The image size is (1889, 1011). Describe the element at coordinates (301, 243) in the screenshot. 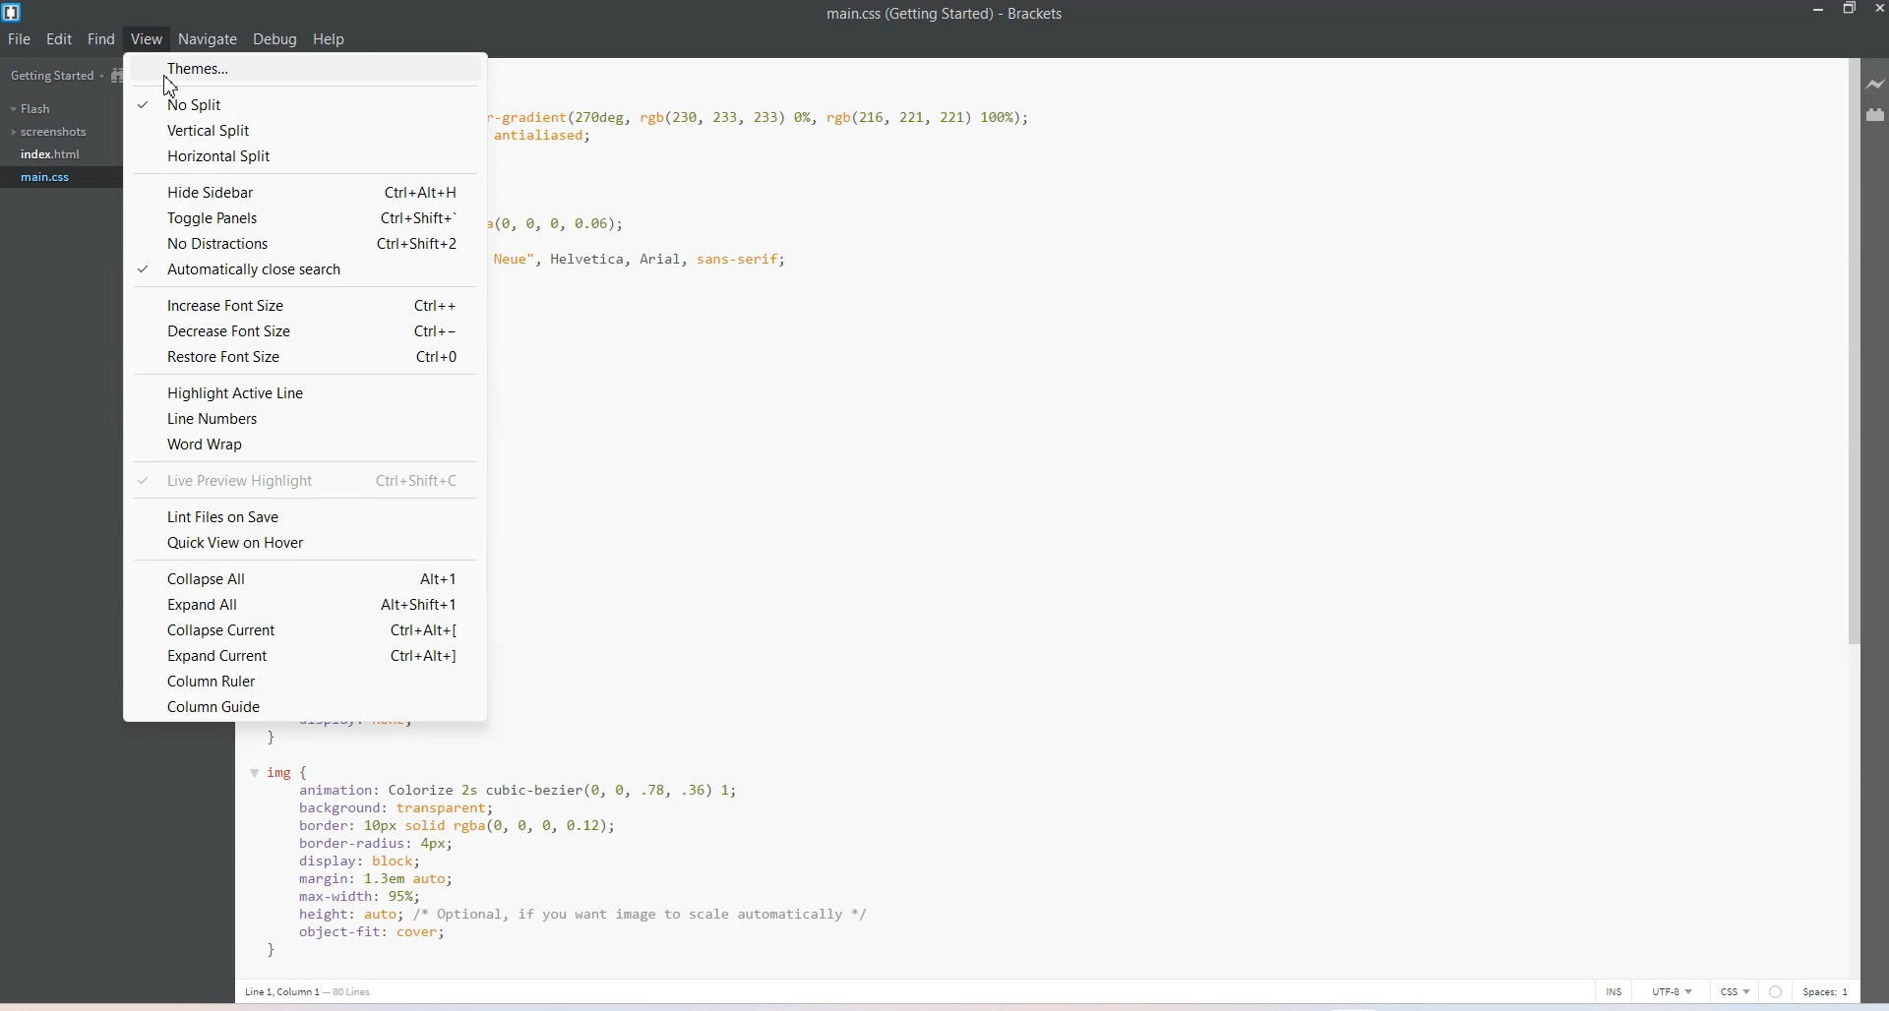

I see `No Distractions` at that location.